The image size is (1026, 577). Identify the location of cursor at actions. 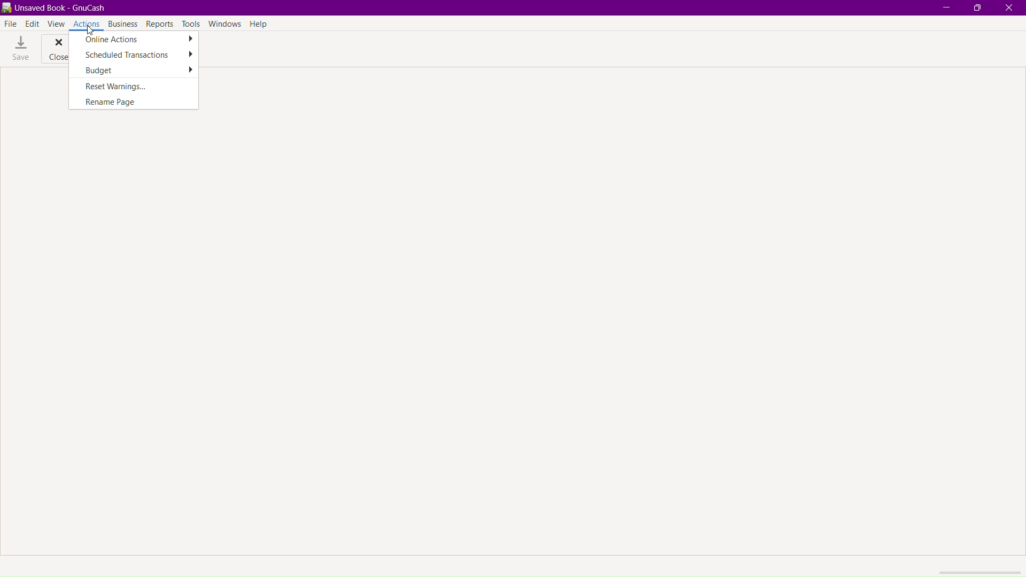
(90, 30).